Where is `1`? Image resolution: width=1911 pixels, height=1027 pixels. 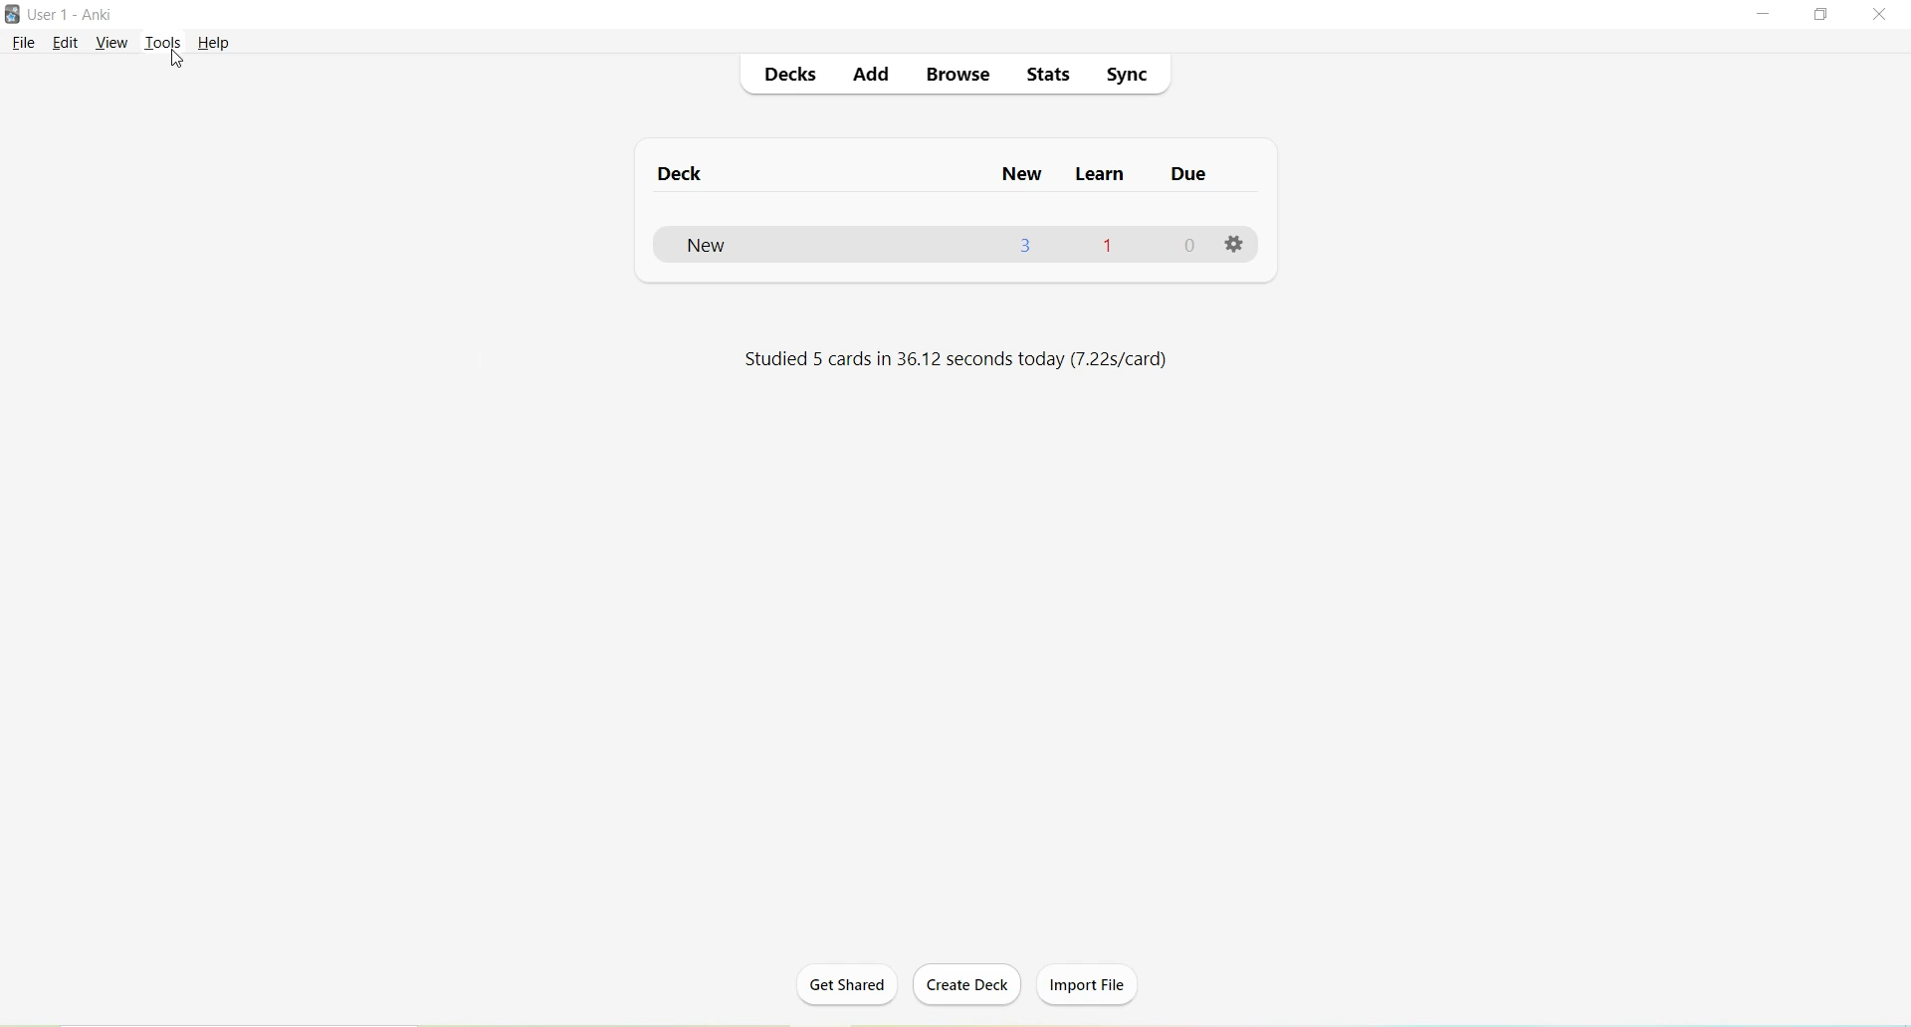 1 is located at coordinates (1108, 244).